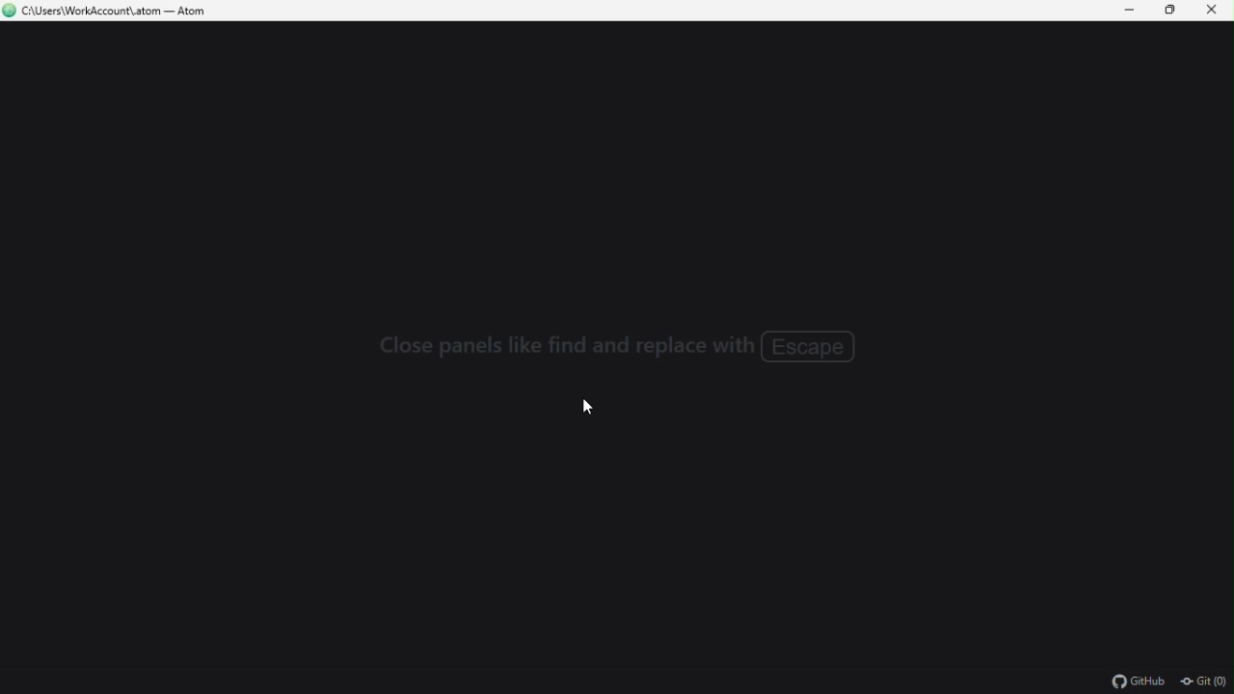 Image resolution: width=1234 pixels, height=694 pixels. Describe the element at coordinates (607, 347) in the screenshot. I see `Close panels like find and replace with escaped` at that location.